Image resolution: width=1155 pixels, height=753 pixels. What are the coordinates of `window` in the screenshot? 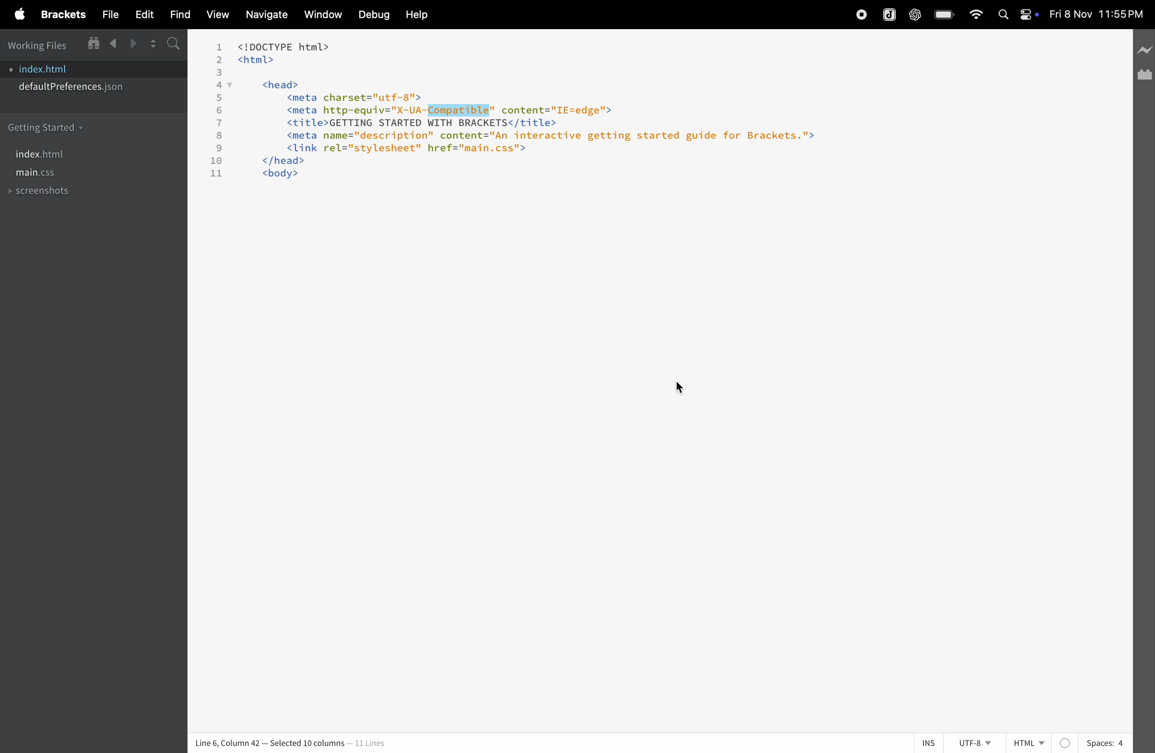 It's located at (320, 16).